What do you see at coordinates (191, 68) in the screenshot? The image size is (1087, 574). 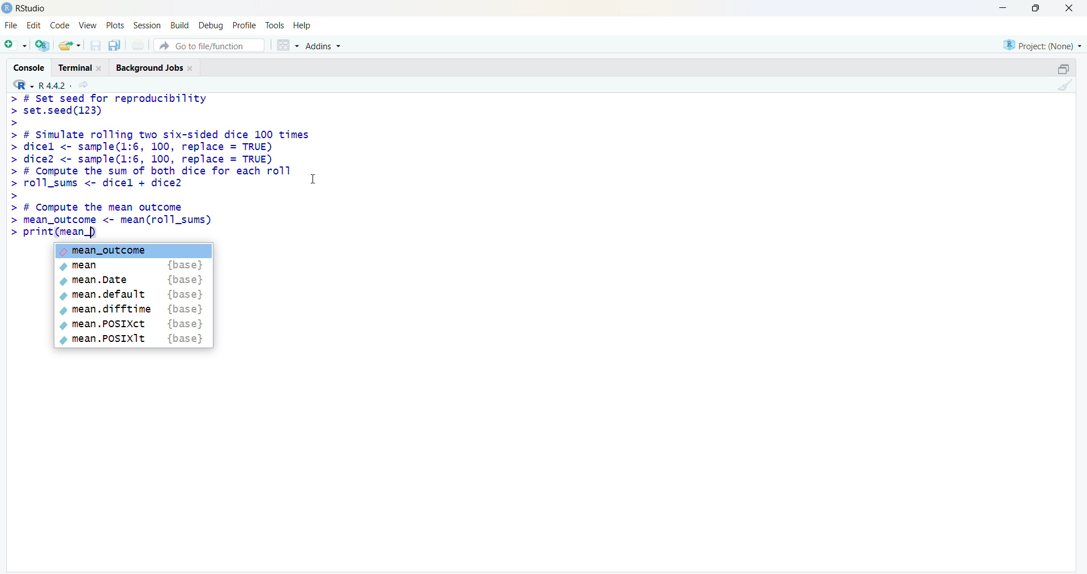 I see `close` at bounding box center [191, 68].